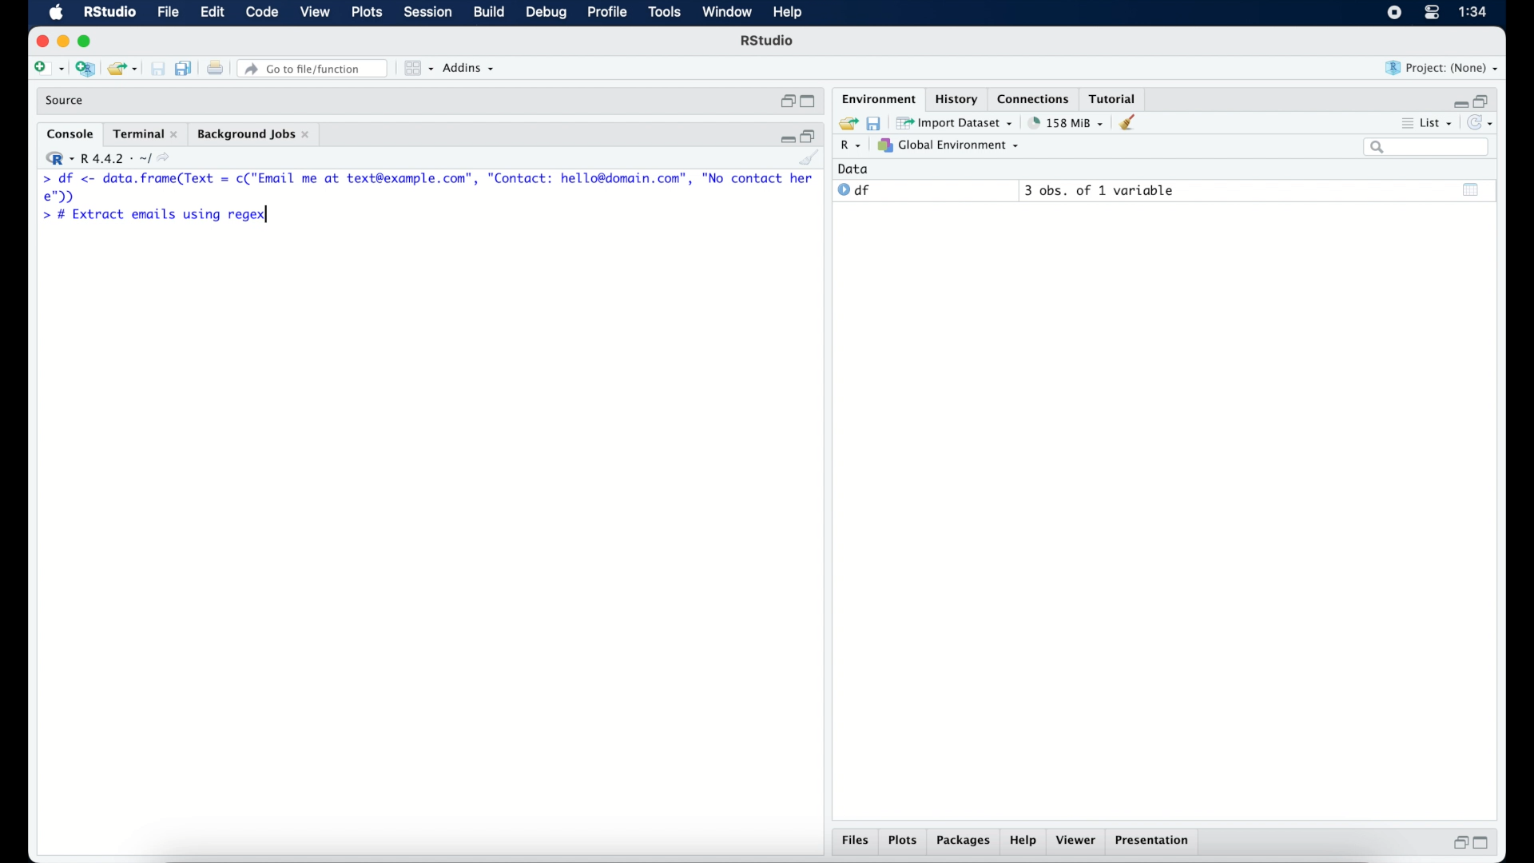  What do you see at coordinates (214, 68) in the screenshot?
I see `print` at bounding box center [214, 68].